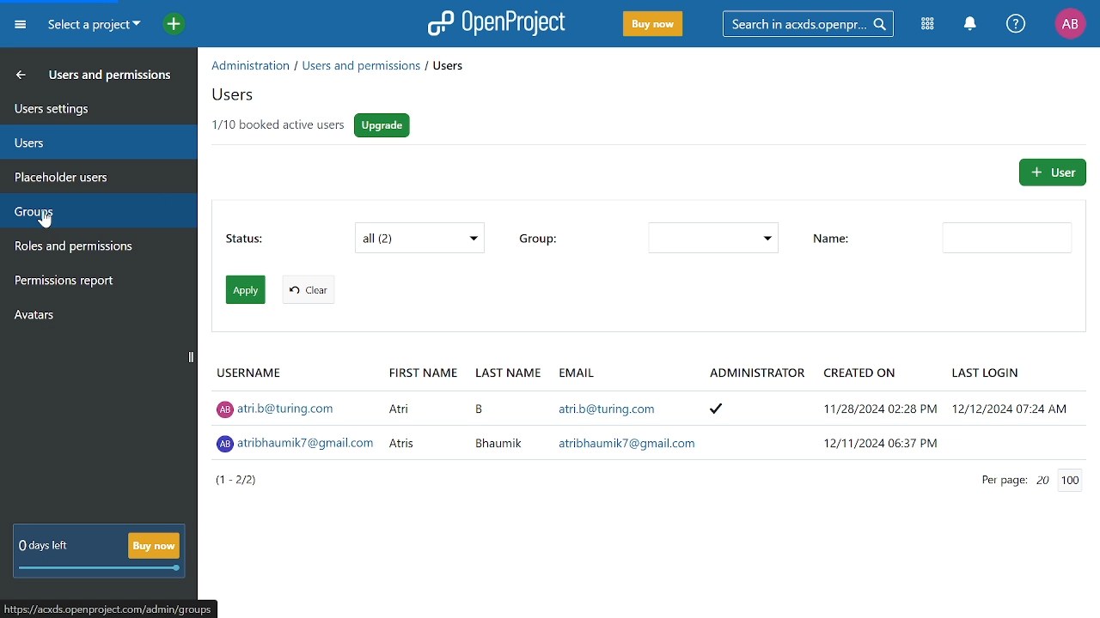 This screenshot has width=1100, height=618. I want to click on email, so click(577, 373).